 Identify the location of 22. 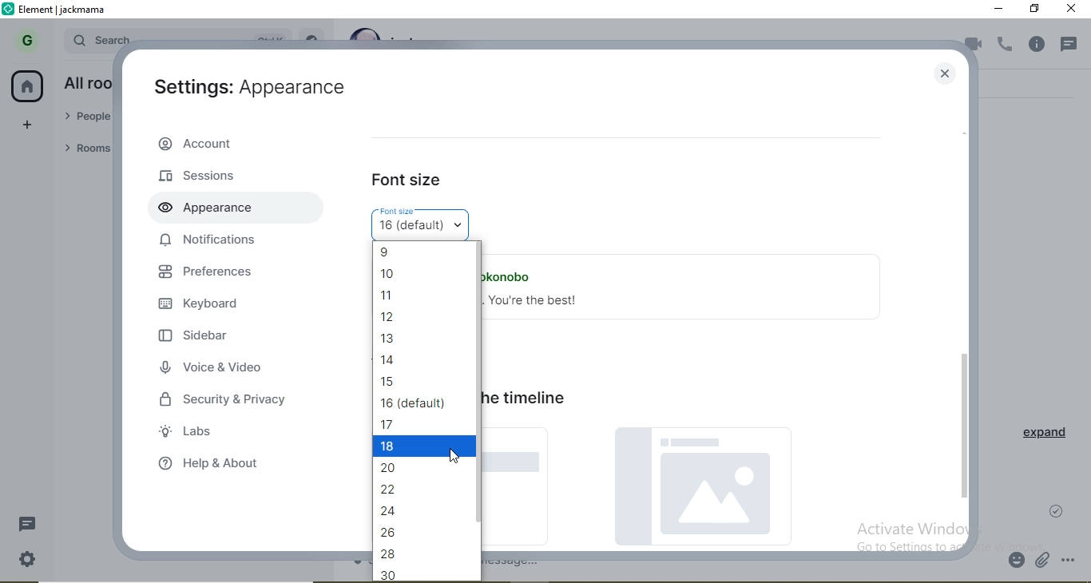
(415, 489).